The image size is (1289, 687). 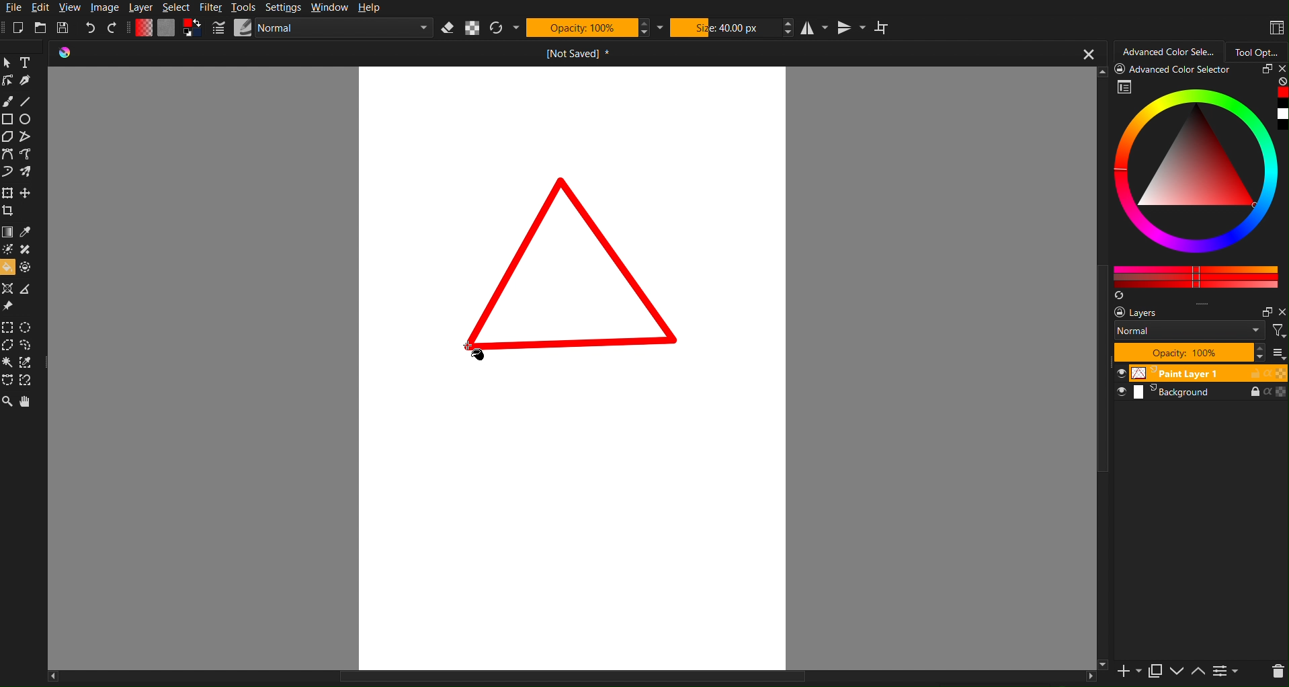 I want to click on assistant tool, so click(x=9, y=288).